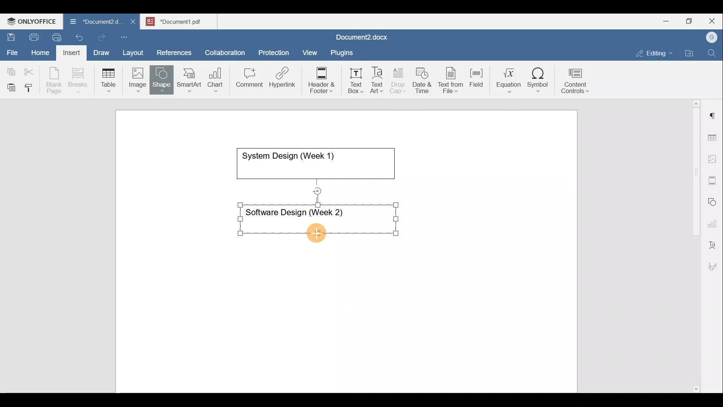  What do you see at coordinates (247, 80) in the screenshot?
I see `Comment` at bounding box center [247, 80].